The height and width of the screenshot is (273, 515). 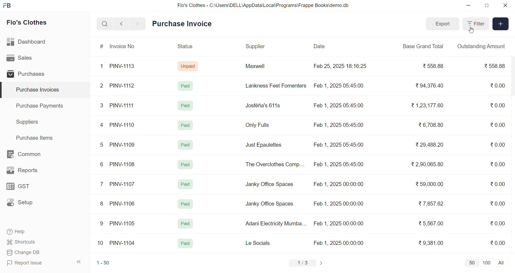 I want to click on Purchase Invoices, so click(x=37, y=90).